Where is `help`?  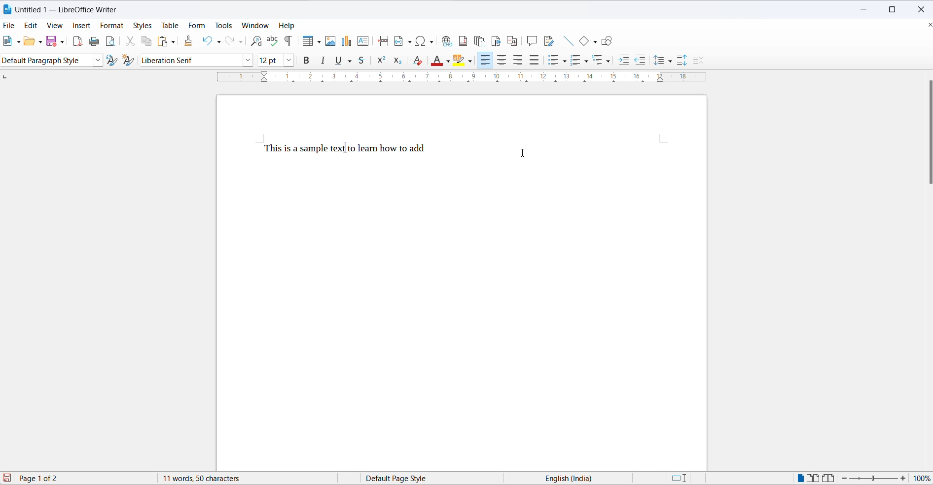 help is located at coordinates (288, 26).